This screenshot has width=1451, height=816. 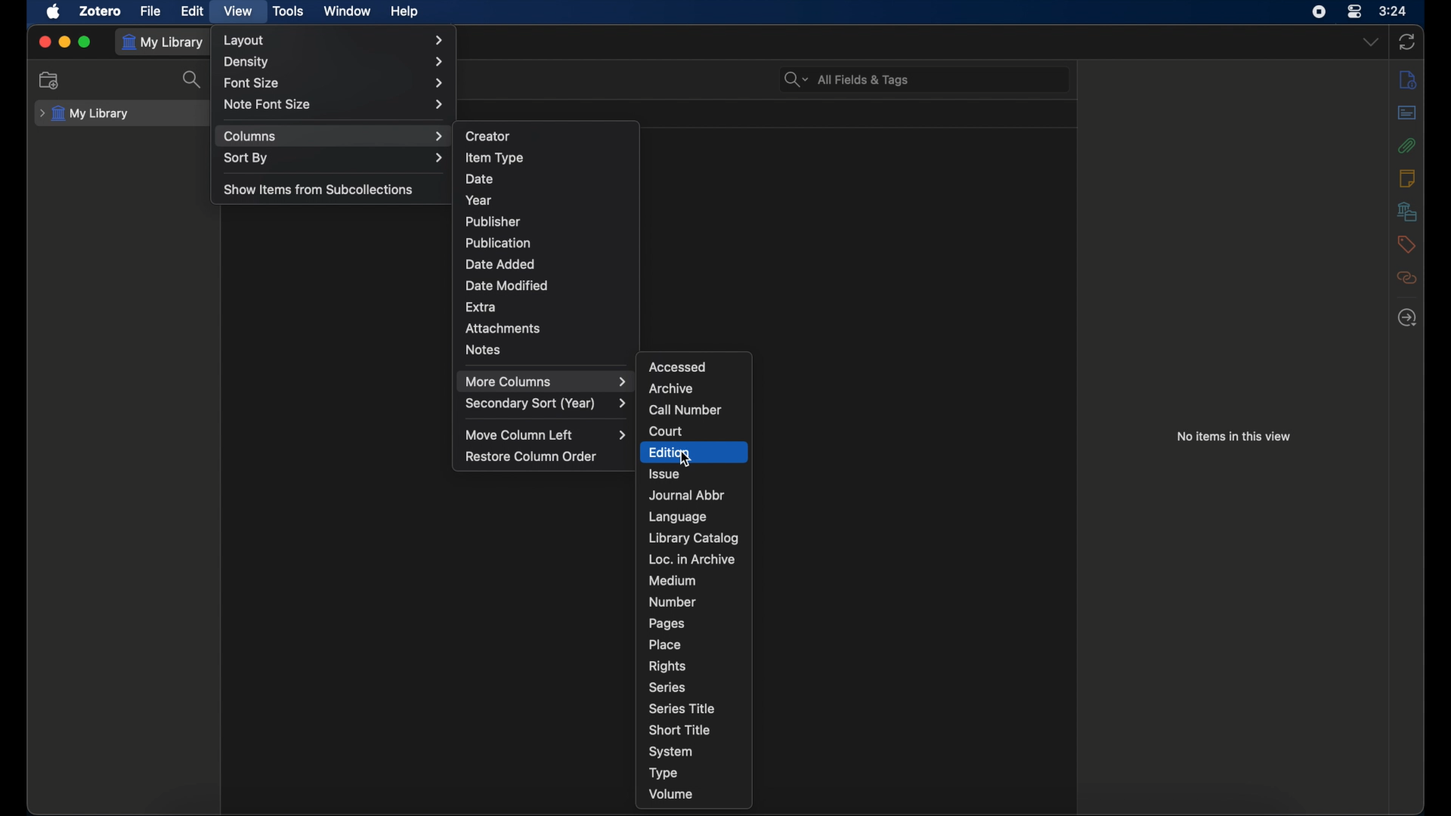 What do you see at coordinates (86, 42) in the screenshot?
I see `maximize` at bounding box center [86, 42].